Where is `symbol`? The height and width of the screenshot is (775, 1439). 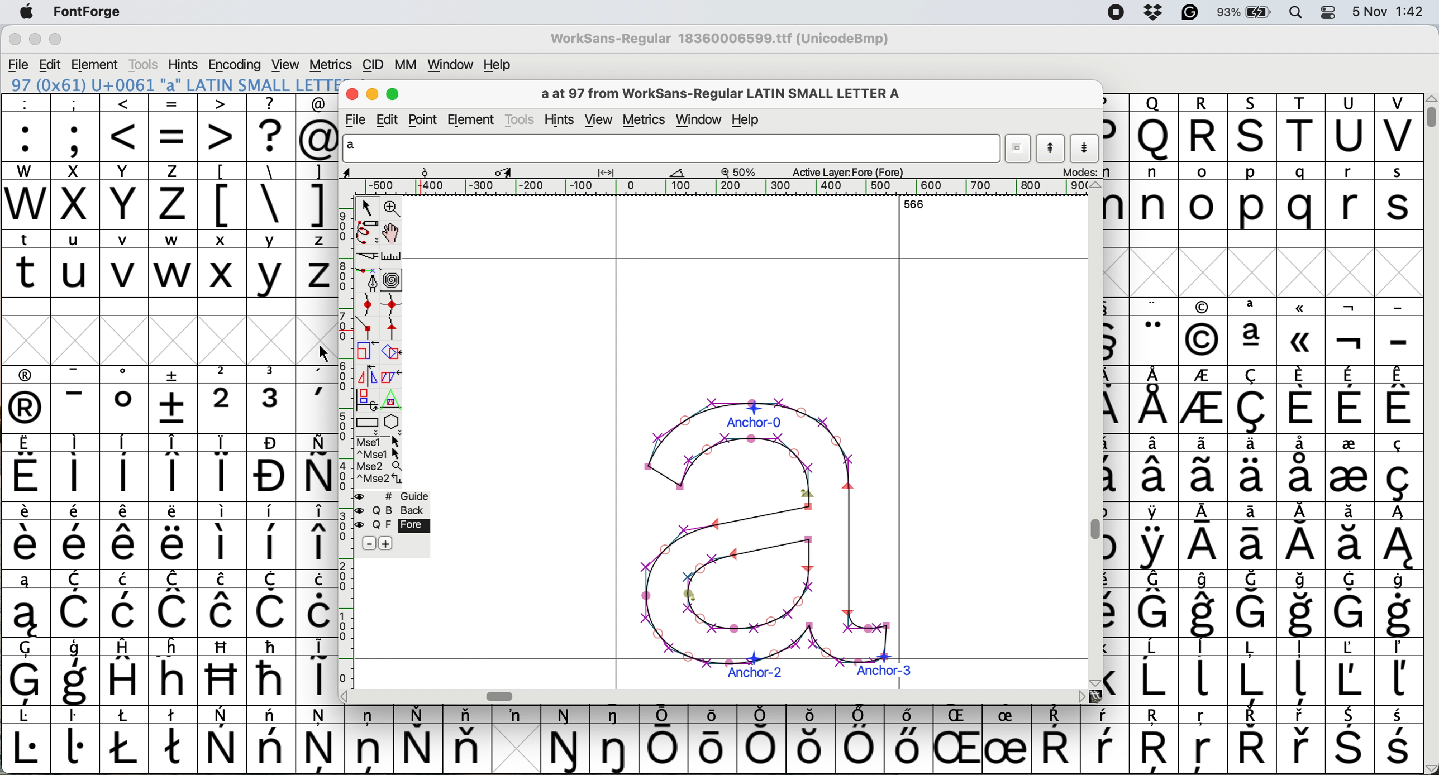
symbol is located at coordinates (1302, 466).